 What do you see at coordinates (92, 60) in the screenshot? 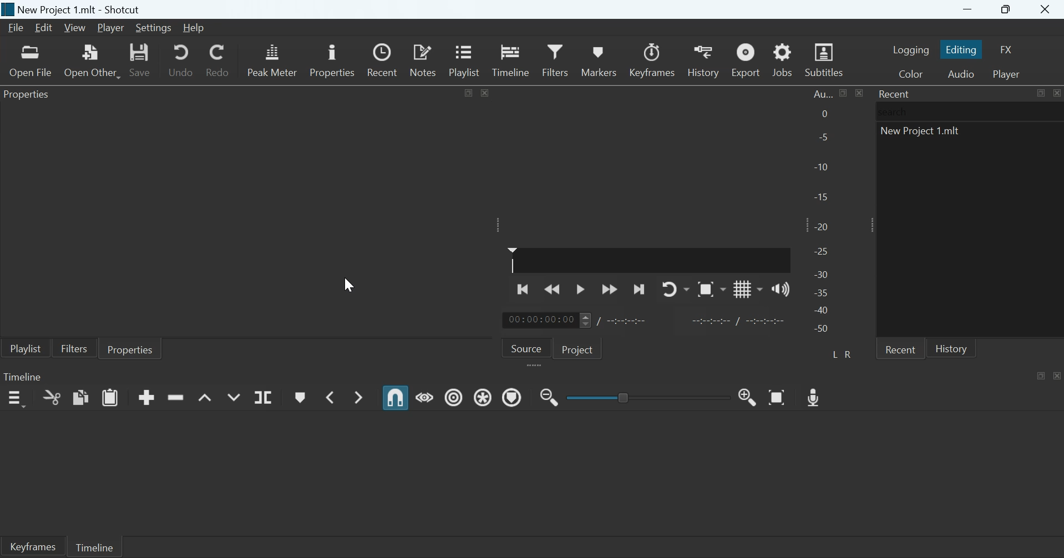
I see `Open a device, stream or generator` at bounding box center [92, 60].